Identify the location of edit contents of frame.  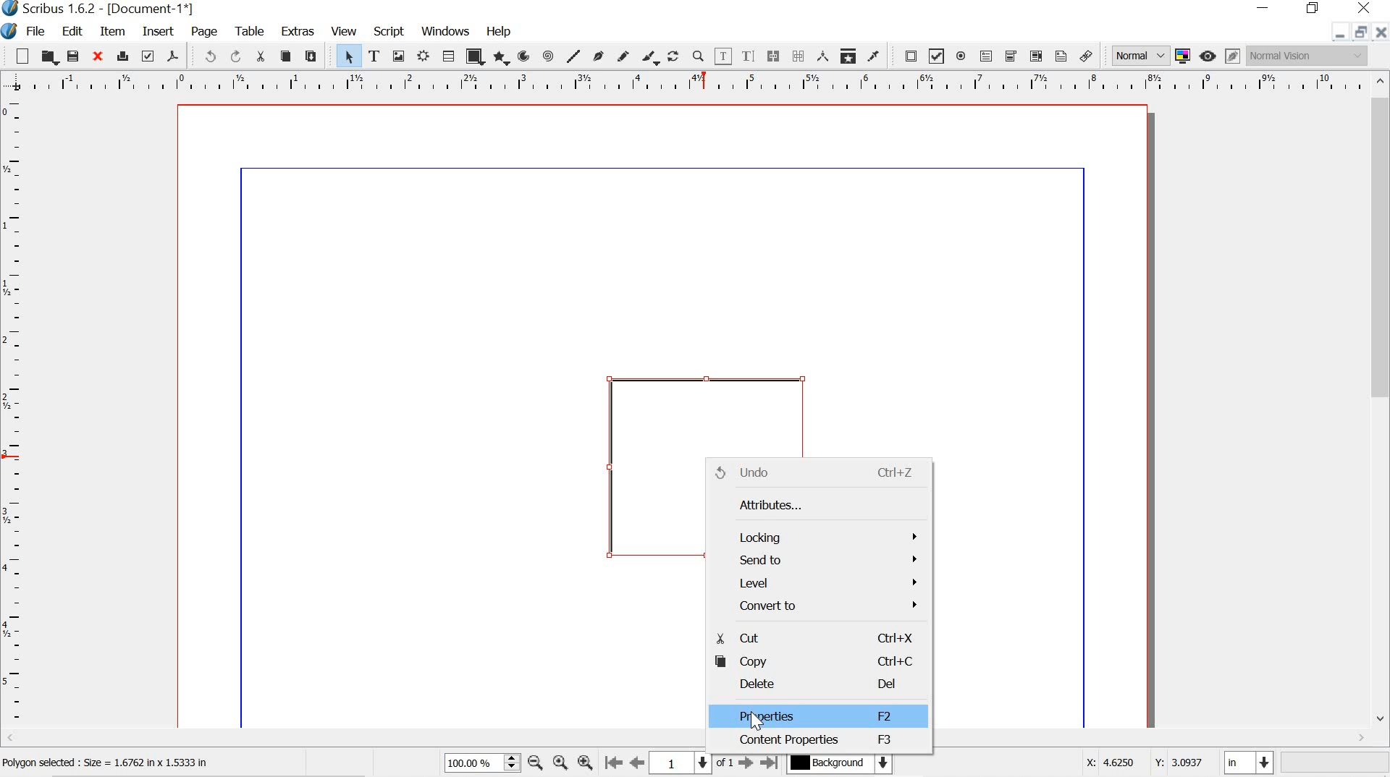
(723, 56).